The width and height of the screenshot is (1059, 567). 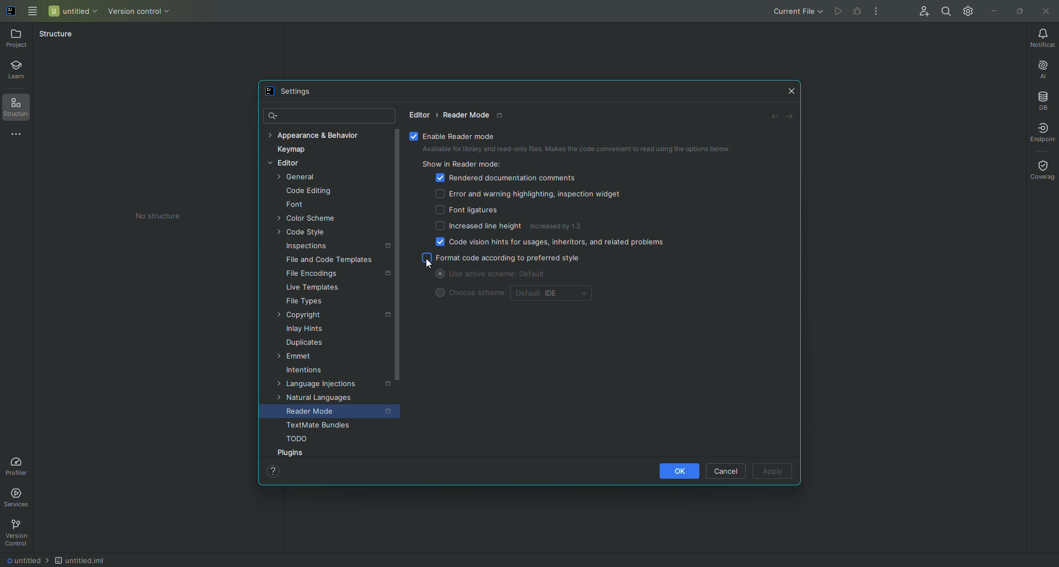 What do you see at coordinates (400, 292) in the screenshot?
I see `scroll bar` at bounding box center [400, 292].